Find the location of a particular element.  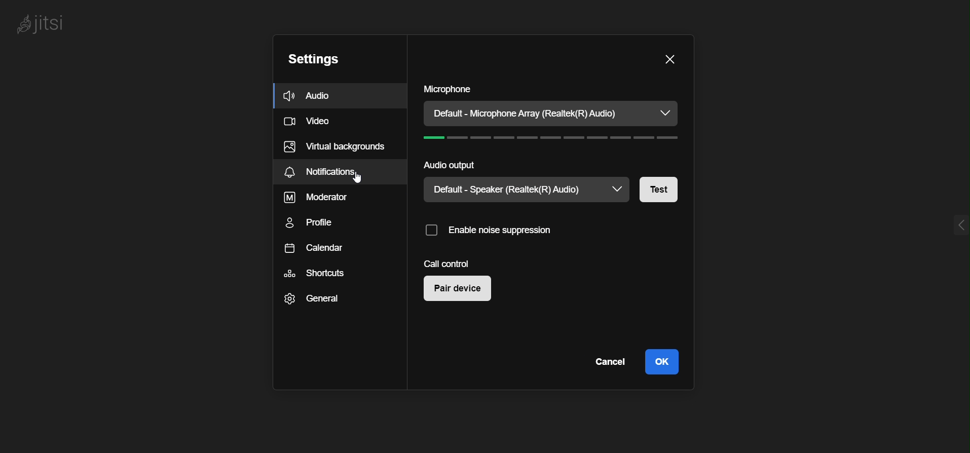

current microphone is located at coordinates (541, 113).